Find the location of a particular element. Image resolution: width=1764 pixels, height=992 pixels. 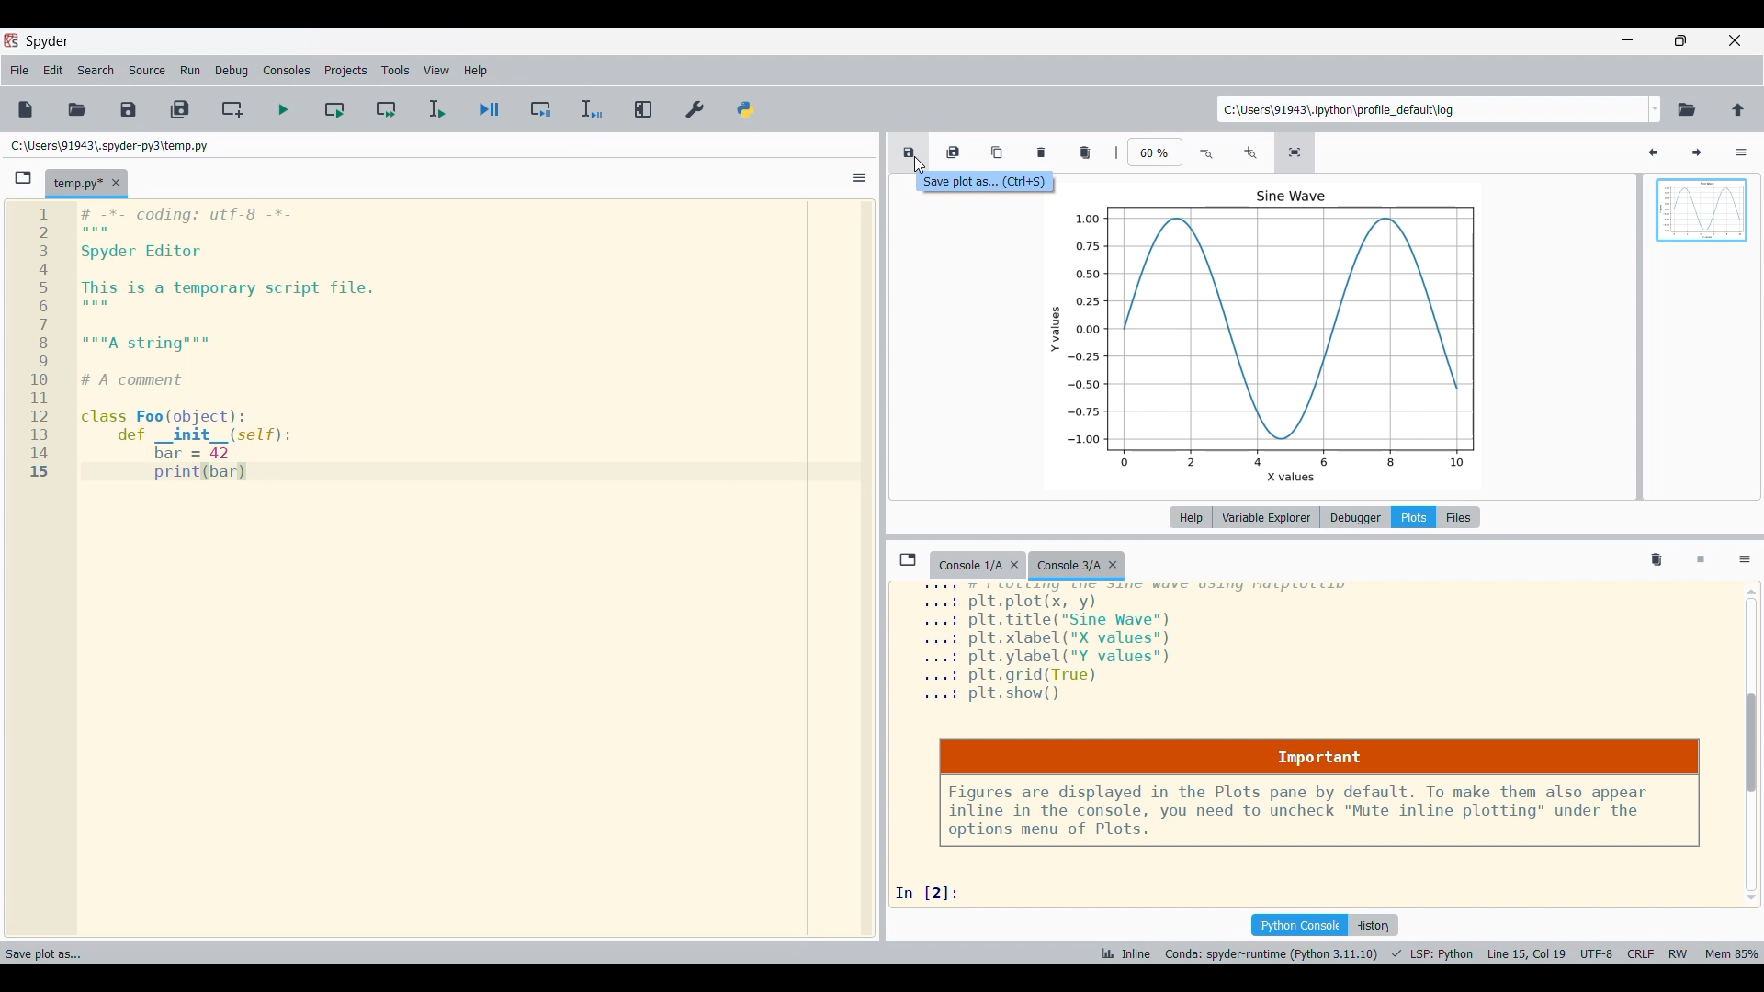

Edit menu is located at coordinates (54, 71).